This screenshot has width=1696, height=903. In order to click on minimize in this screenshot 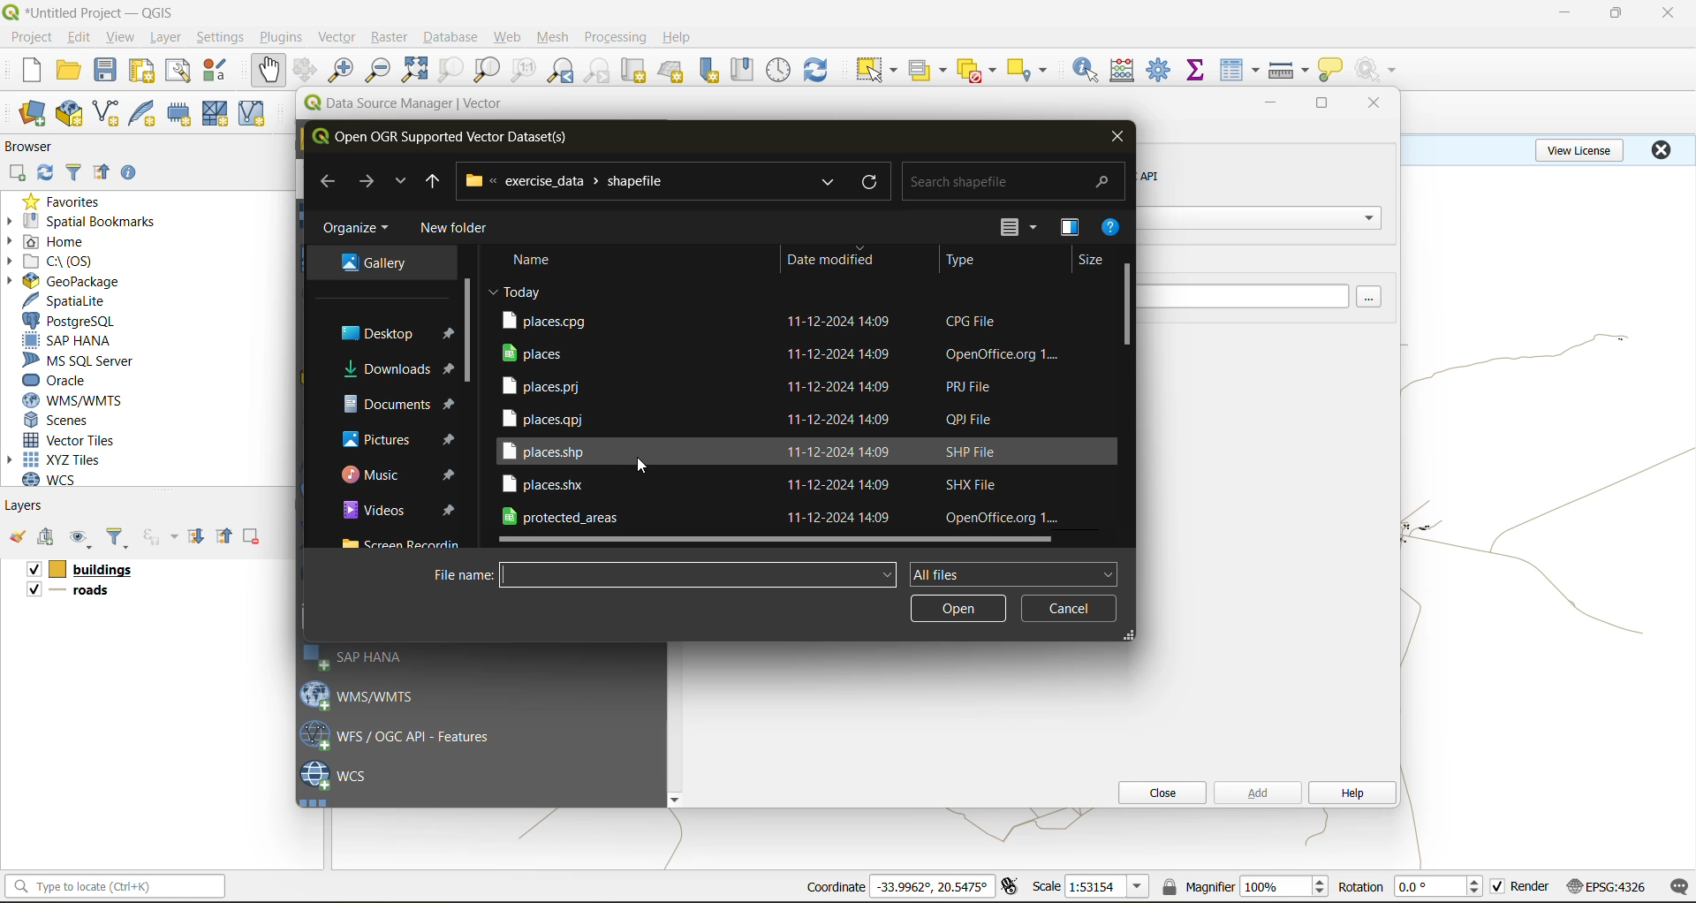, I will do `click(1564, 12)`.